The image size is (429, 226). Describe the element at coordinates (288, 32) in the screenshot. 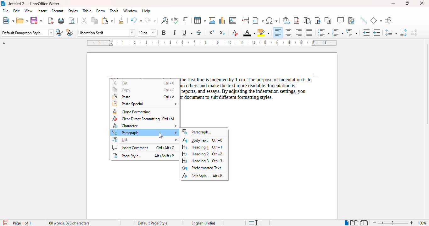

I see `align center` at that location.